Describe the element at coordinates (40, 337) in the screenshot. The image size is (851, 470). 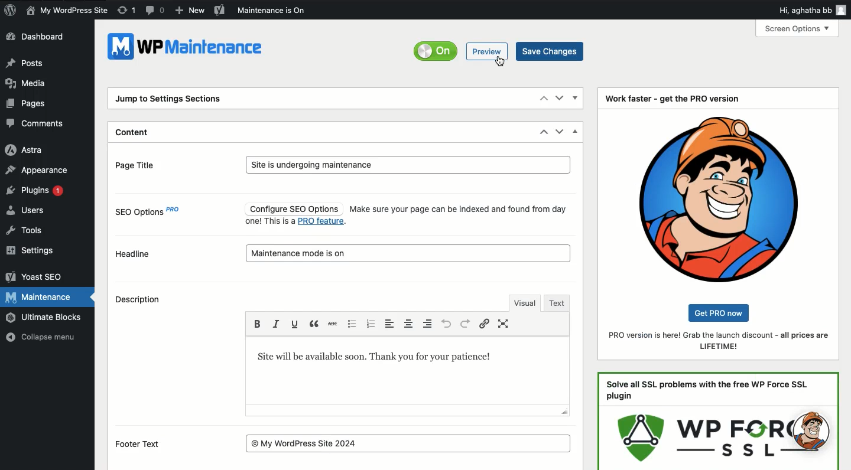
I see `Collapse menu` at that location.